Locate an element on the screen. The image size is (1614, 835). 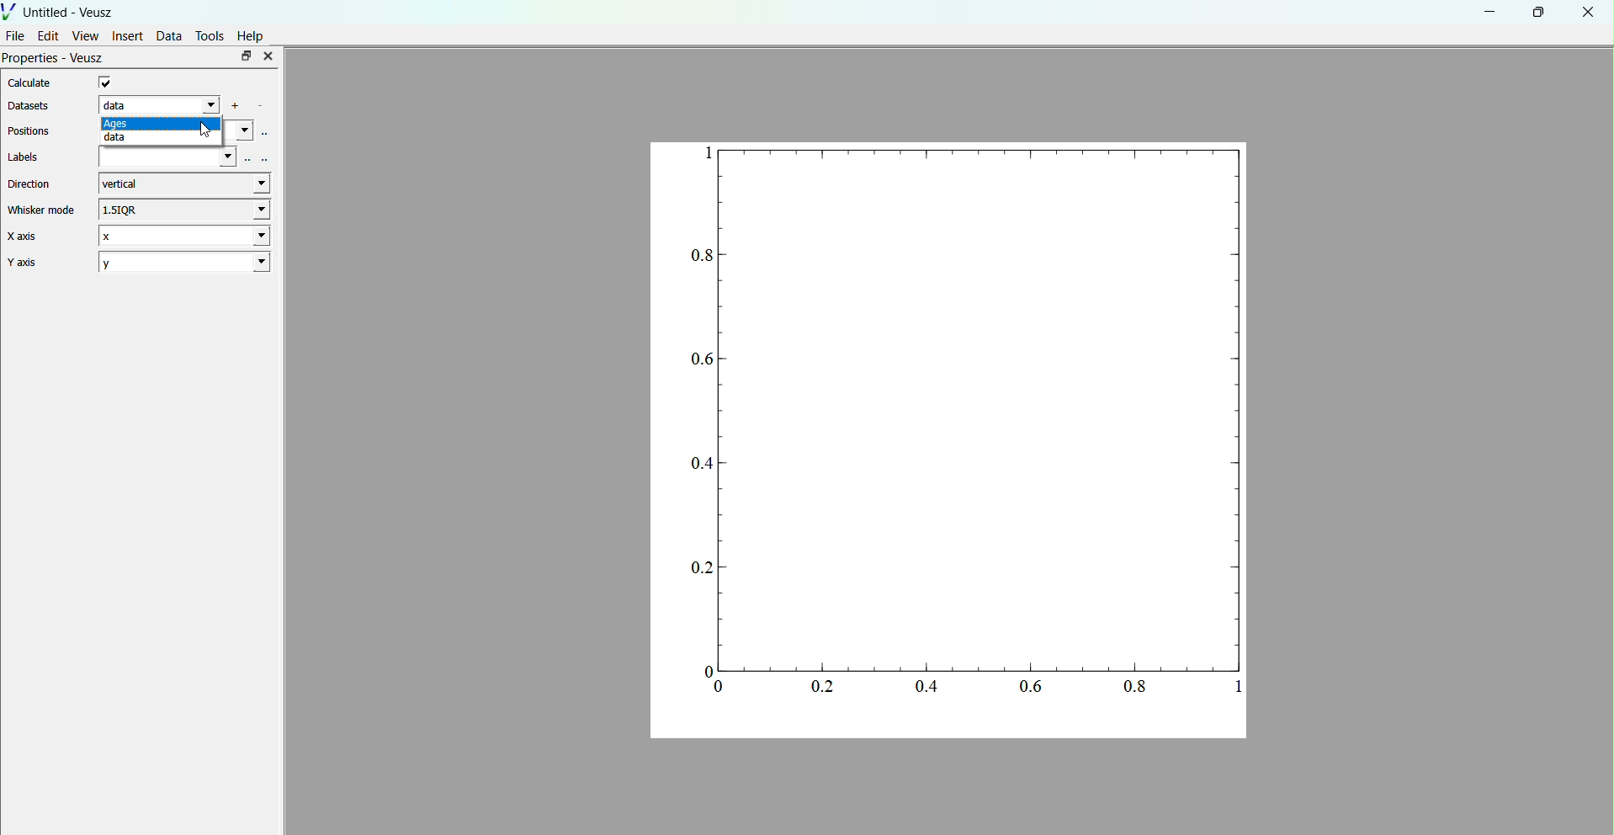
add is located at coordinates (238, 105).